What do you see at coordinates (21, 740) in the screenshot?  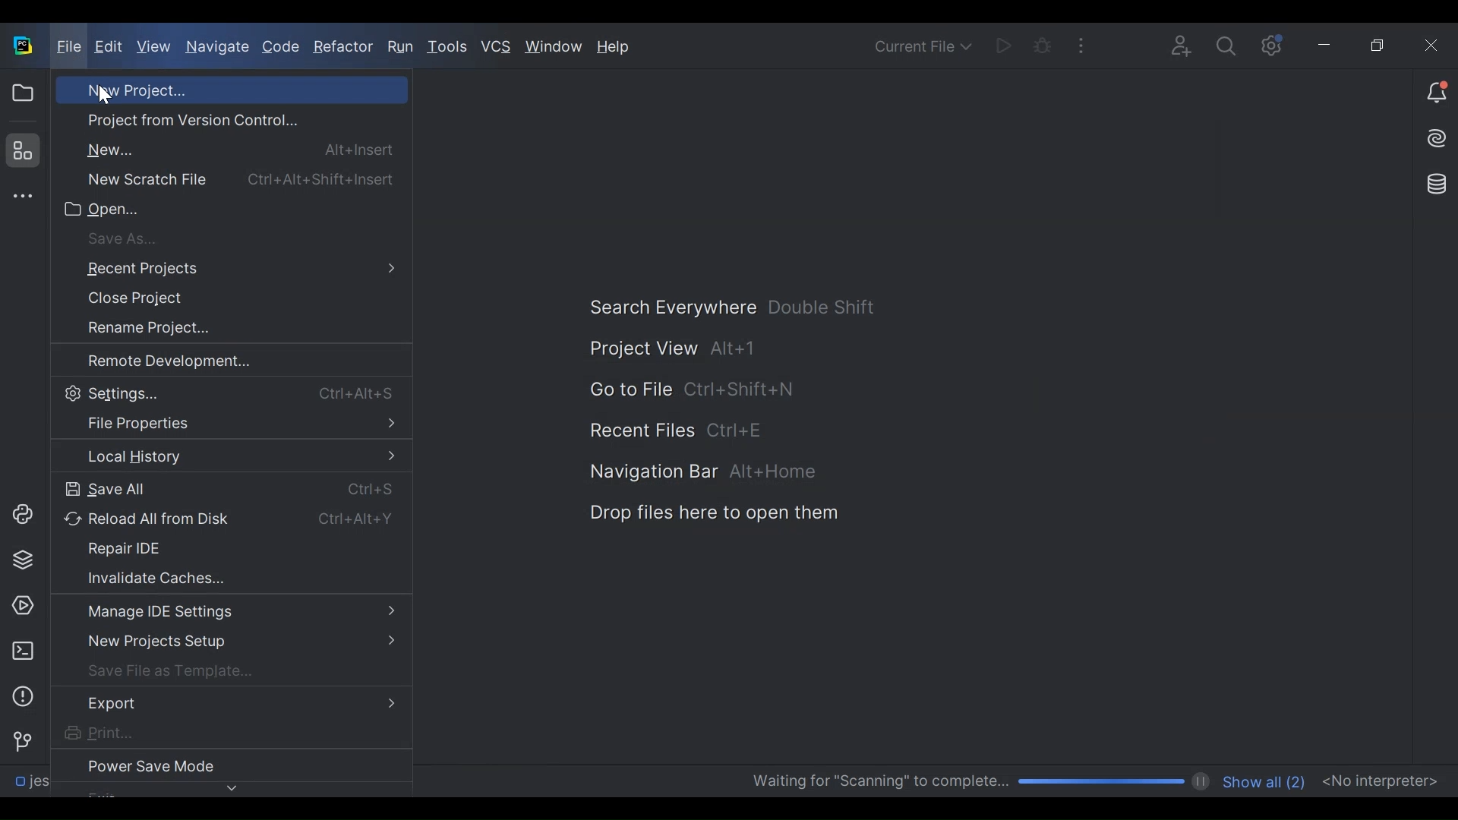 I see `Version Control` at bounding box center [21, 740].